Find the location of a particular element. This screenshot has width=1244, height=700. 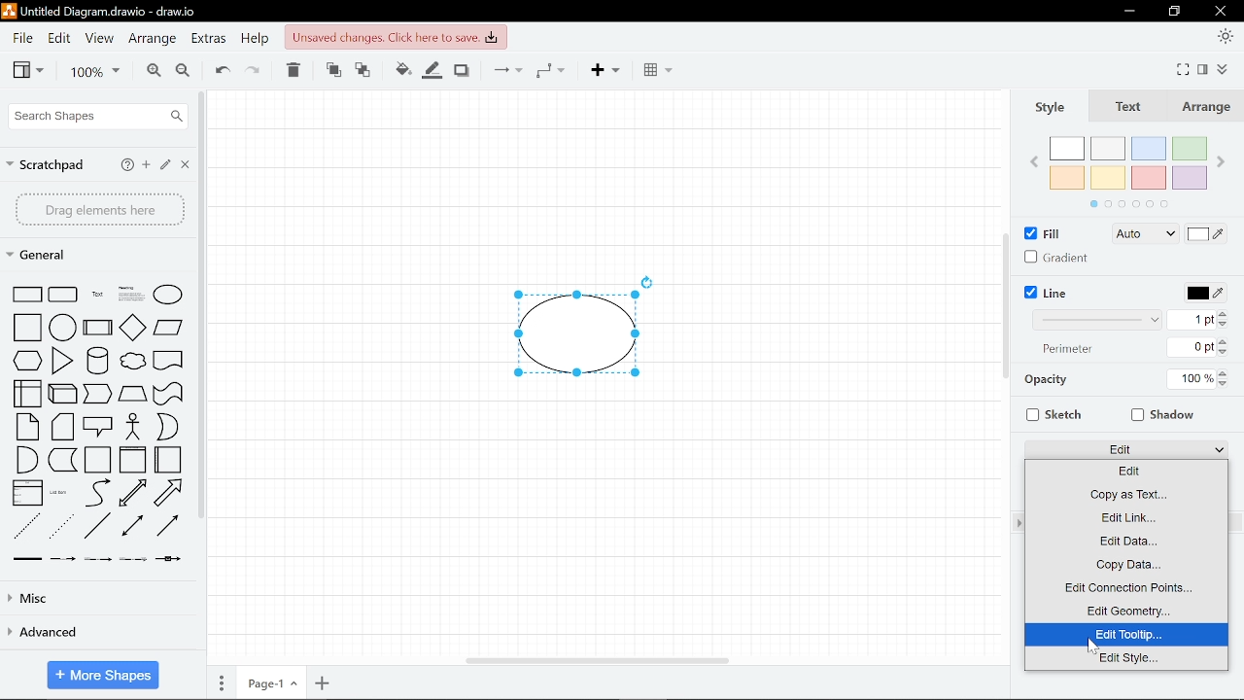

dotted line is located at coordinates (61, 525).